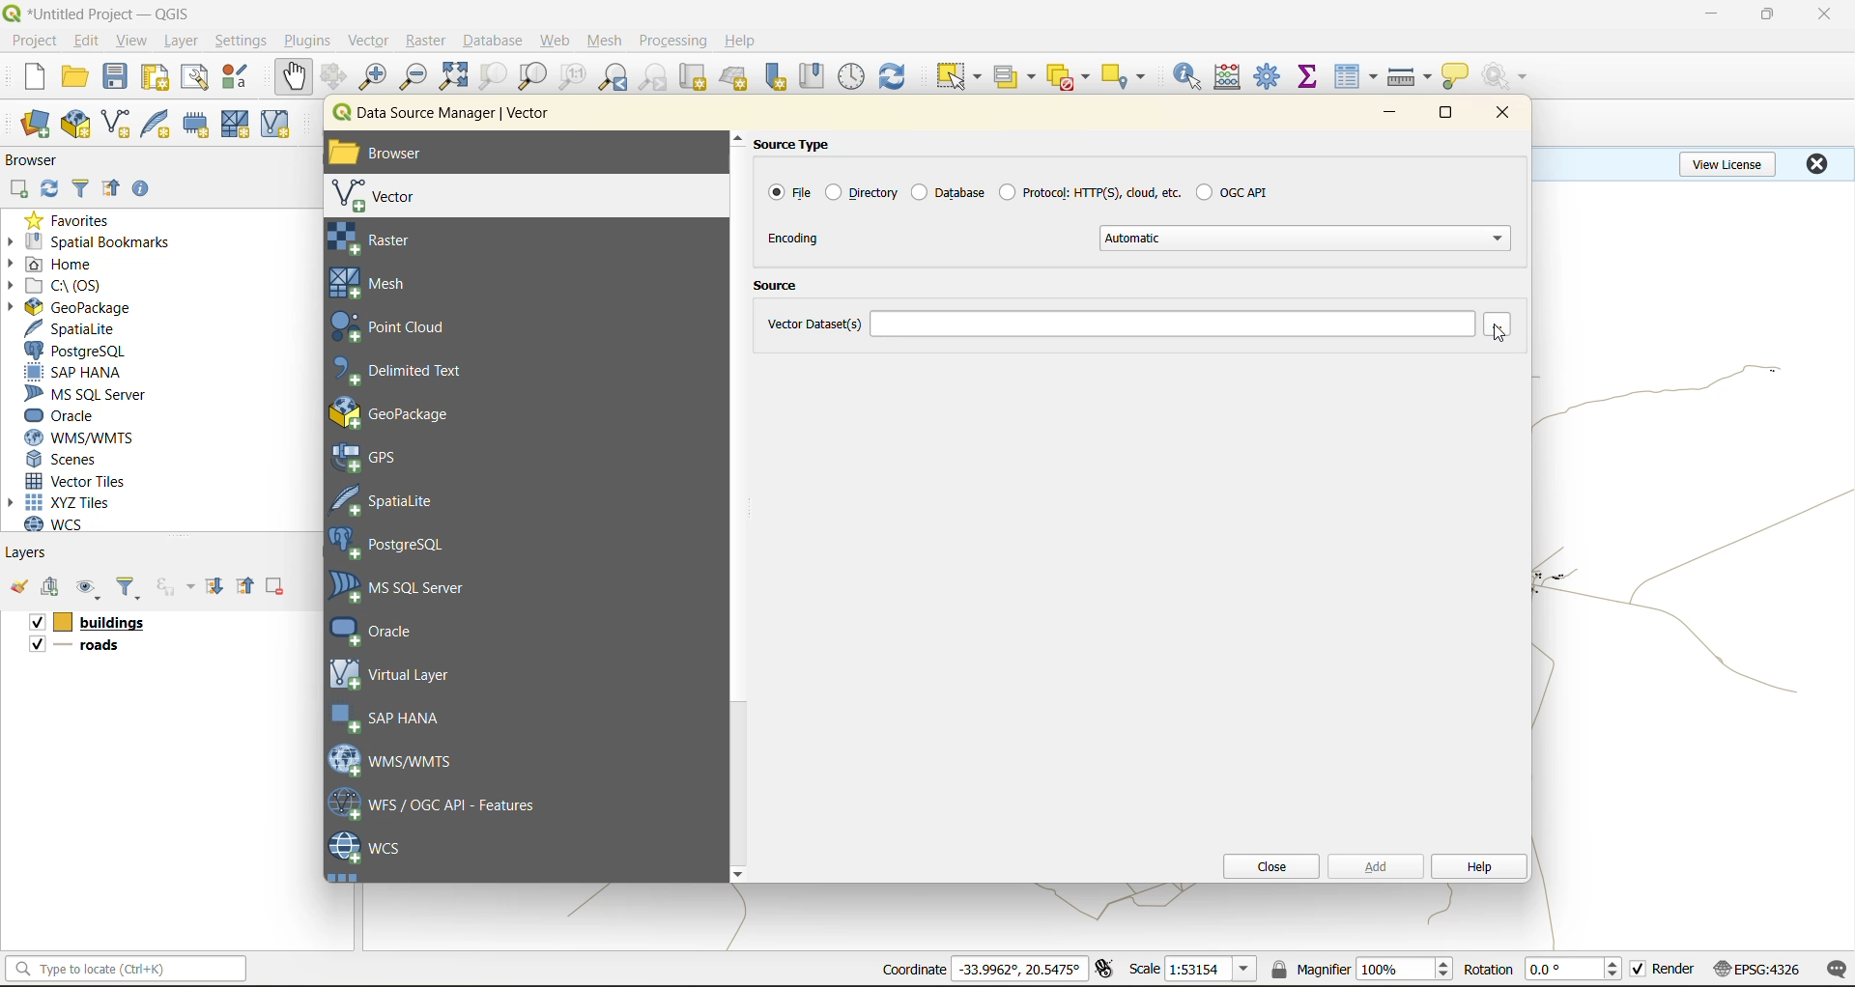 The height and width of the screenshot is (987, 1855). Describe the element at coordinates (45, 191) in the screenshot. I see `refresh` at that location.